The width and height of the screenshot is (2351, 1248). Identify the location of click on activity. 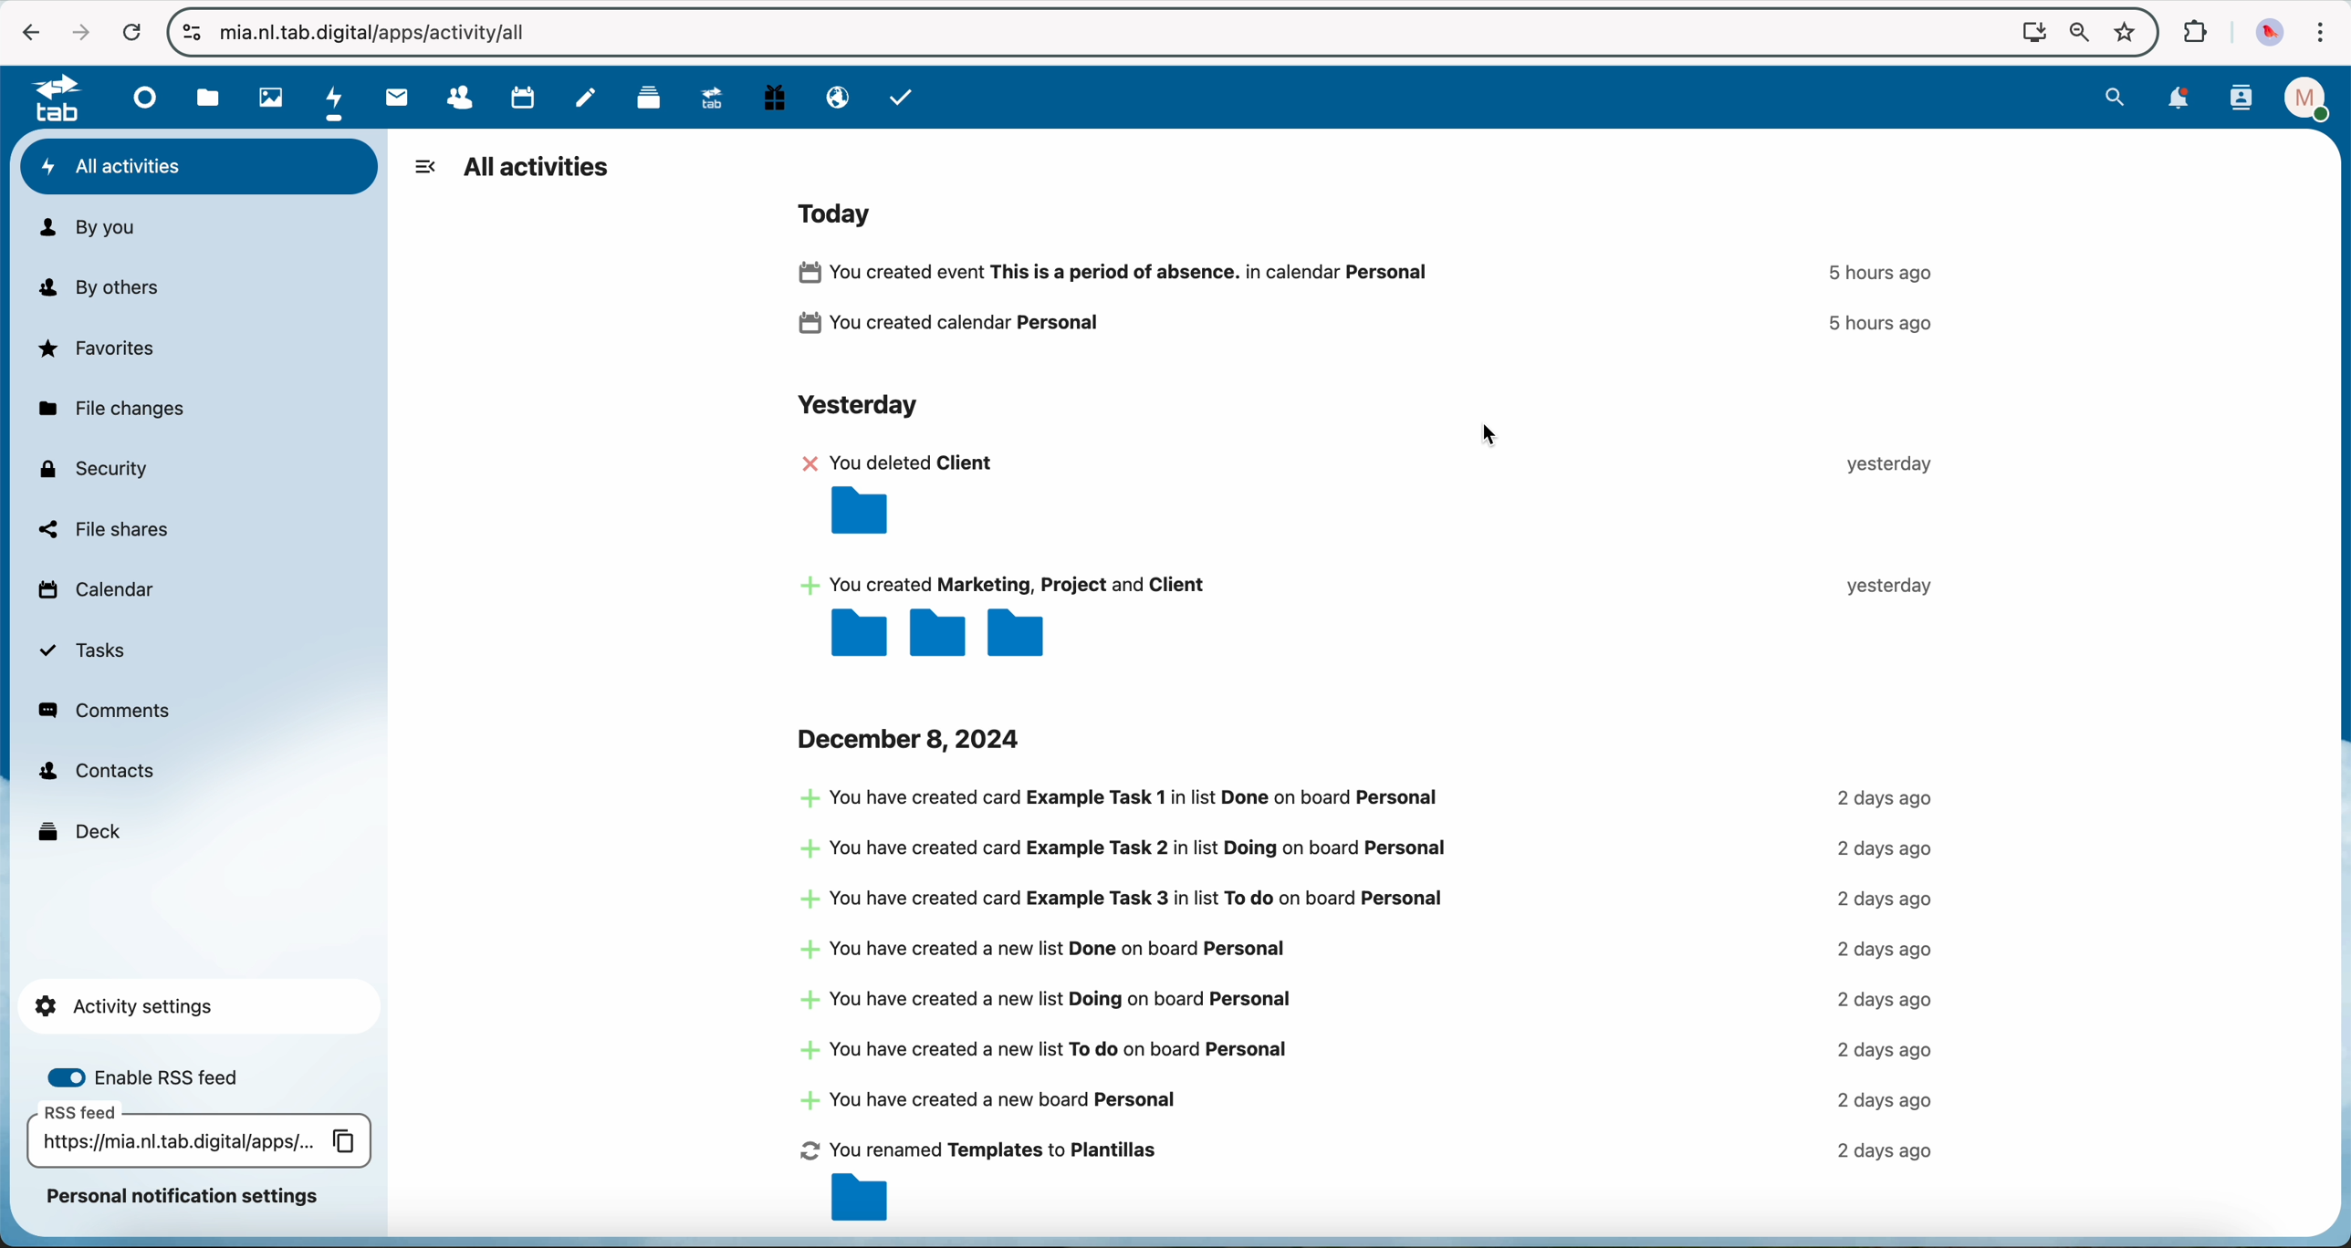
(336, 99).